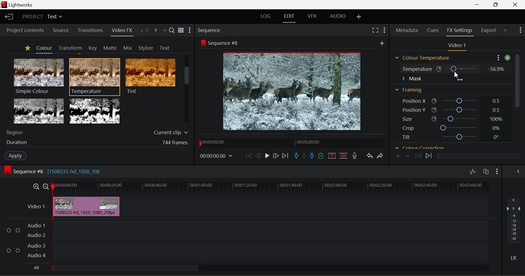  Describe the element at coordinates (187, 90) in the screenshot. I see `Scroll Bar` at that location.